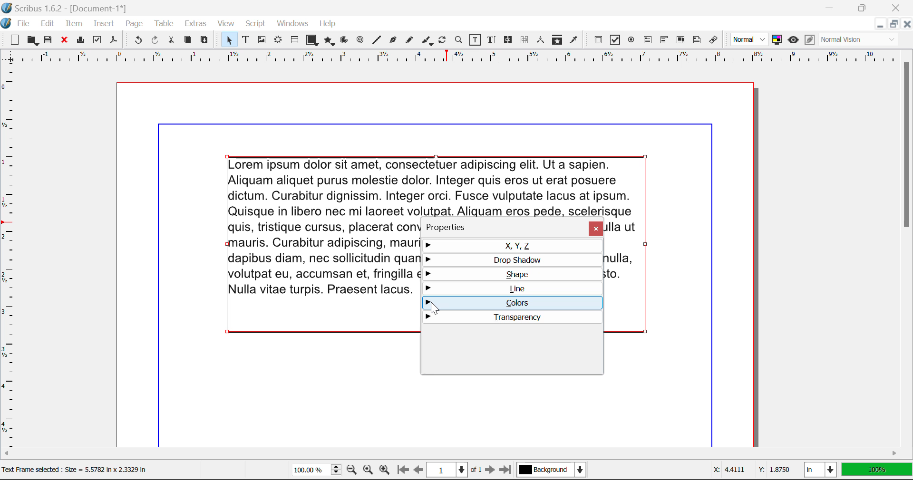 This screenshot has width=913, height=480. I want to click on Delink Frames, so click(525, 40).